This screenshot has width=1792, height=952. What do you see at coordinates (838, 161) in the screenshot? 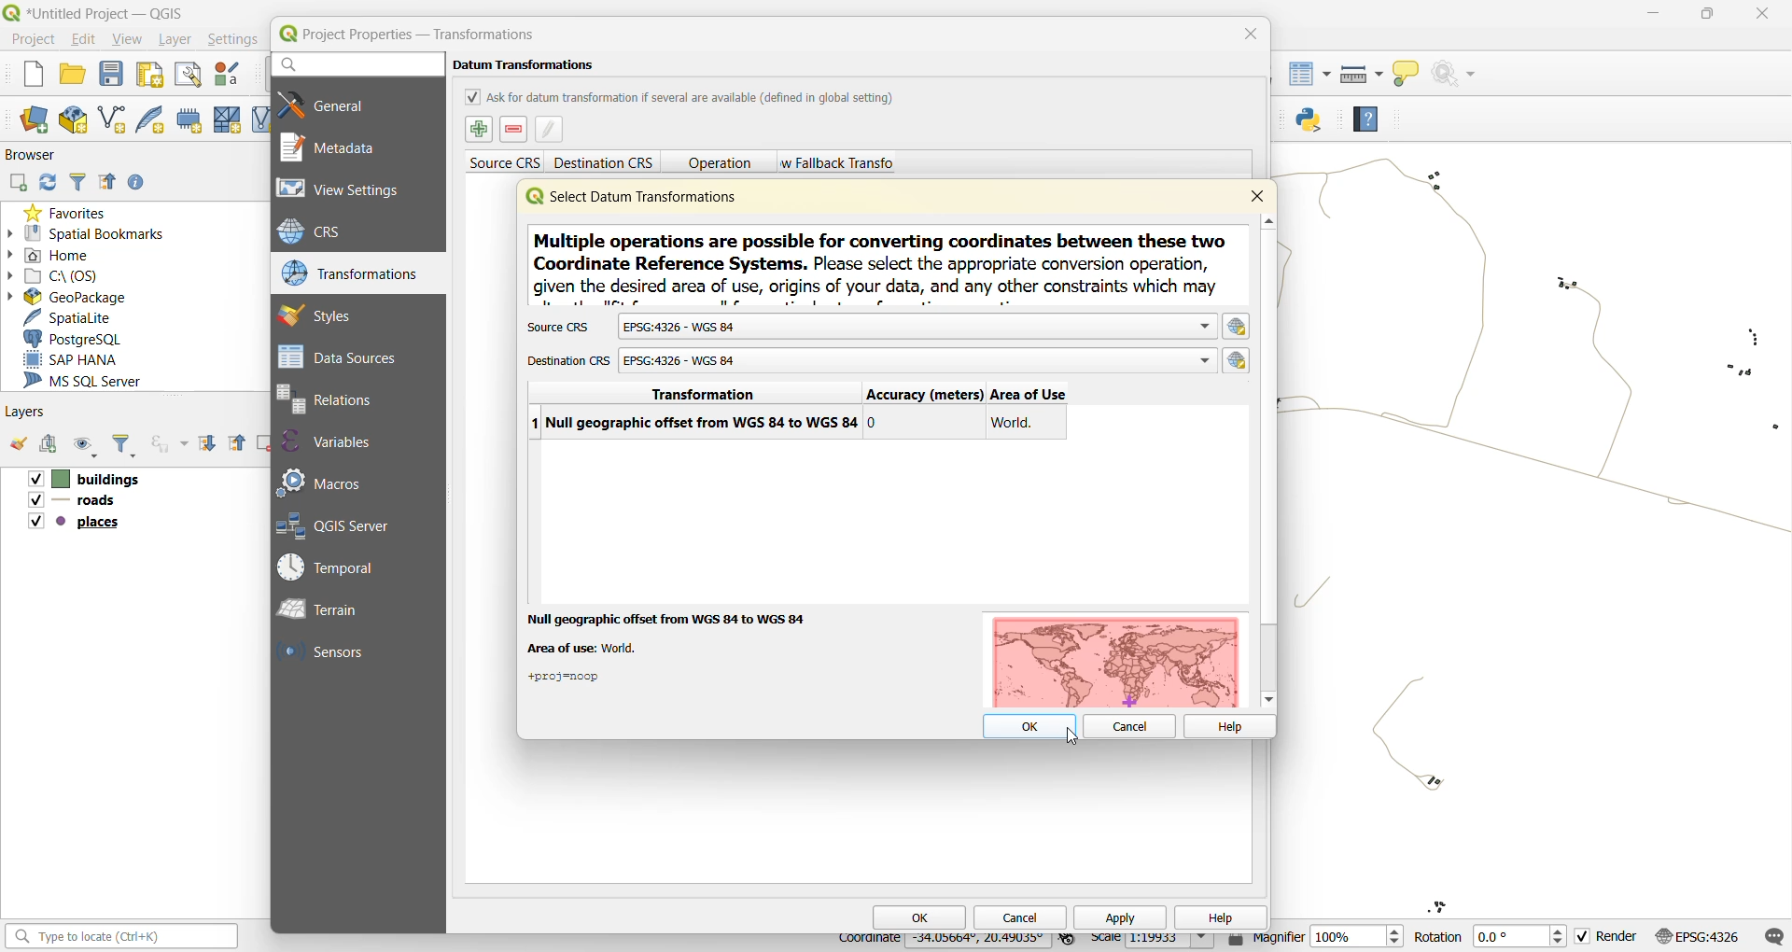
I see `allow fallback transforms` at bounding box center [838, 161].